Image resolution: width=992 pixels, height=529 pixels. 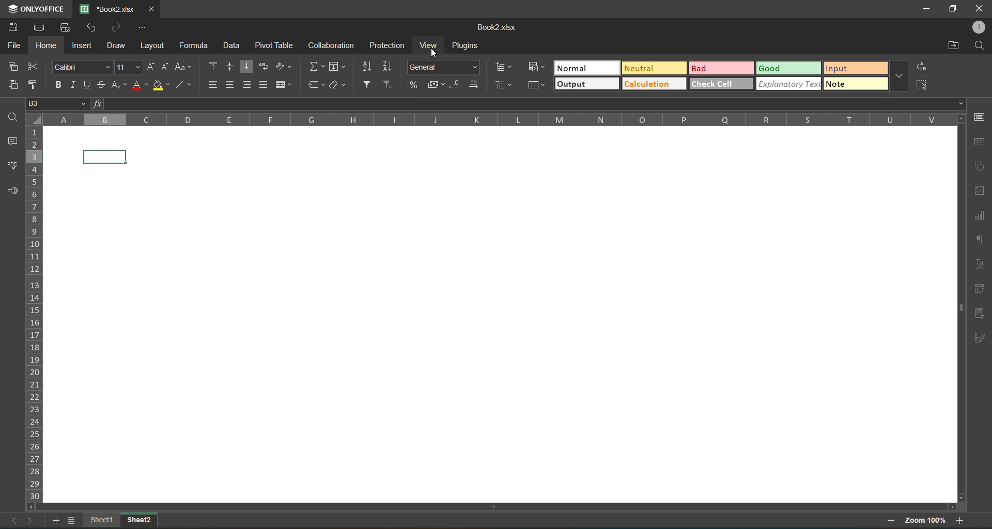 I want to click on quick print, so click(x=67, y=29).